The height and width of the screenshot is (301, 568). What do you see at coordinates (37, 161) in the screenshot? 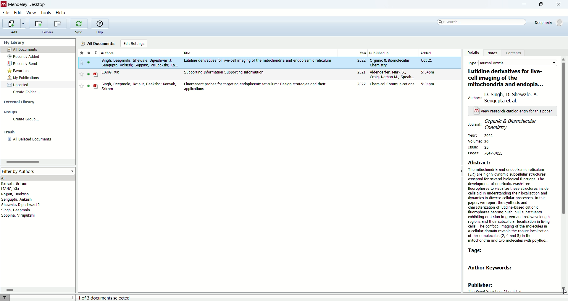
I see `horizontal scroll bar` at bounding box center [37, 161].